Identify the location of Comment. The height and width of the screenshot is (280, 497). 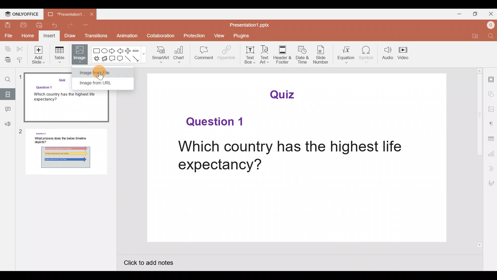
(202, 54).